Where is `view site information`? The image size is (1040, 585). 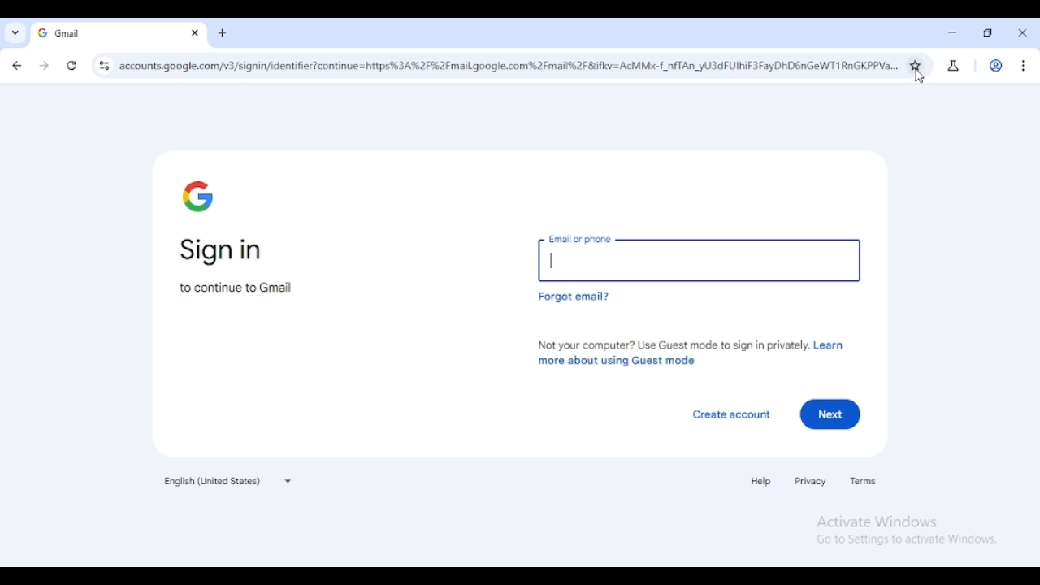
view site information is located at coordinates (103, 66).